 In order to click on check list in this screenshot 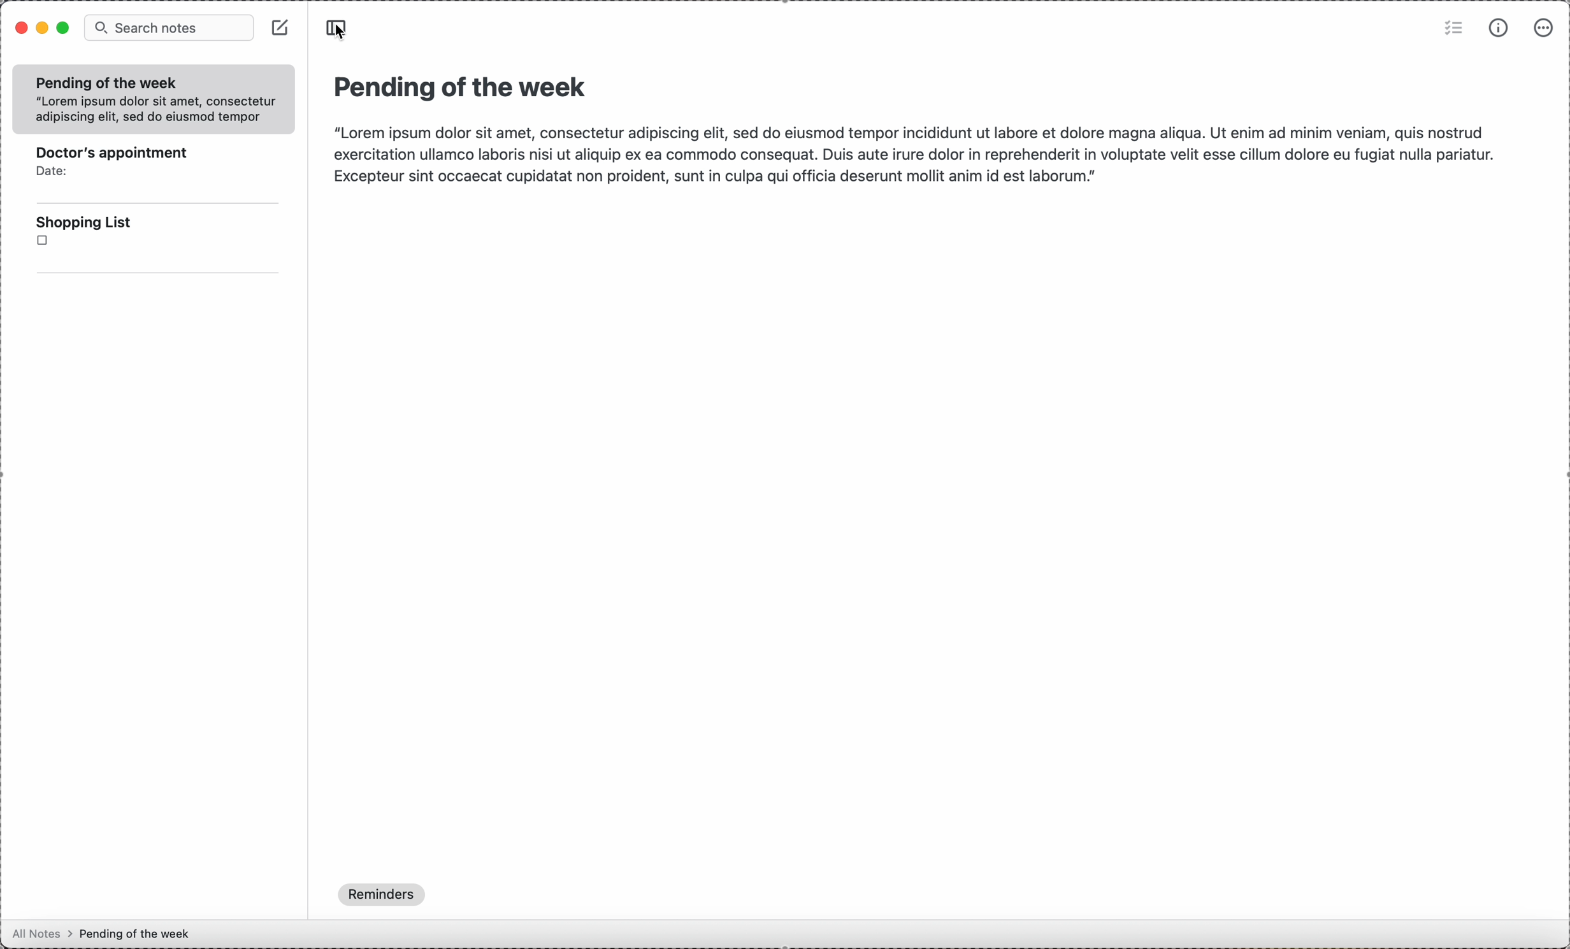, I will do `click(1452, 29)`.